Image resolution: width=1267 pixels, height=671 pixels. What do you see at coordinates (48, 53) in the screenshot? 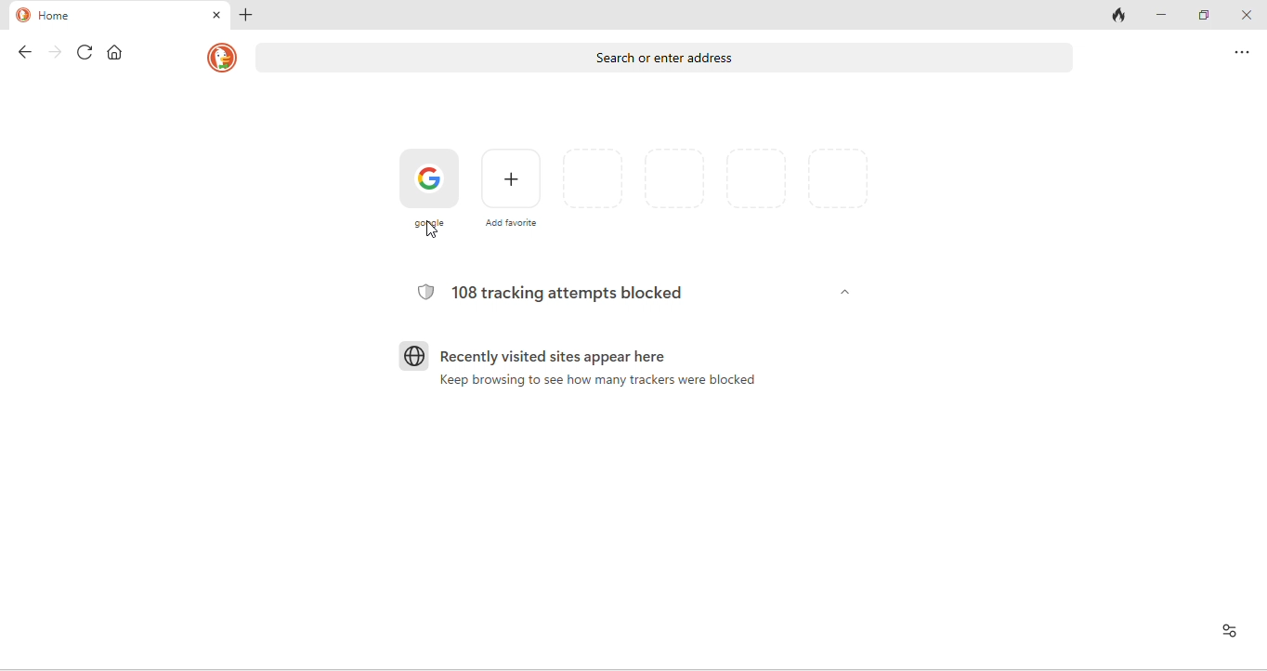
I see `forward` at bounding box center [48, 53].